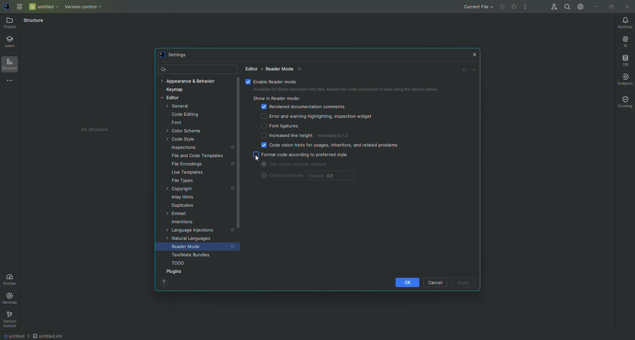  What do you see at coordinates (580, 7) in the screenshot?
I see `Updates and Settings` at bounding box center [580, 7].